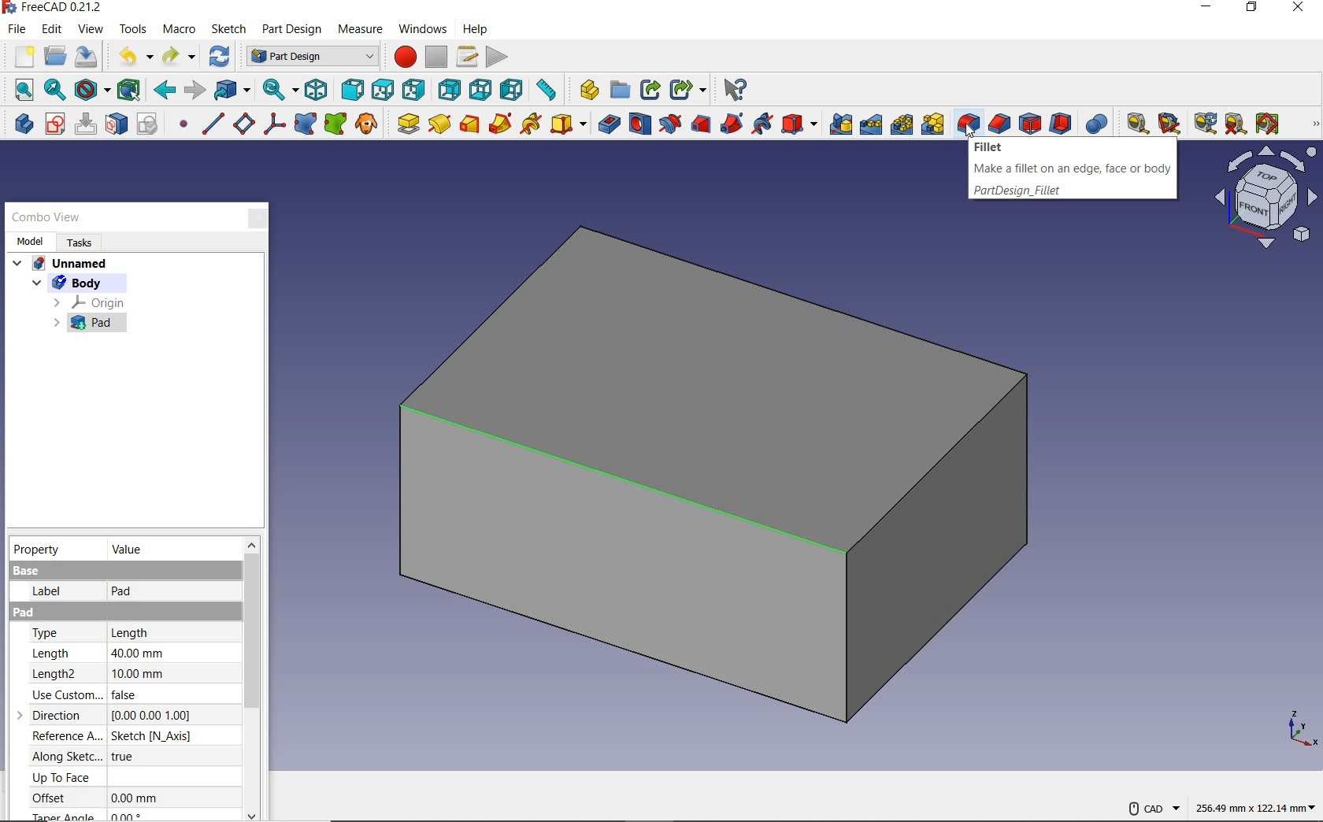  Describe the element at coordinates (1315, 124) in the screenshot. I see `More tools` at that location.